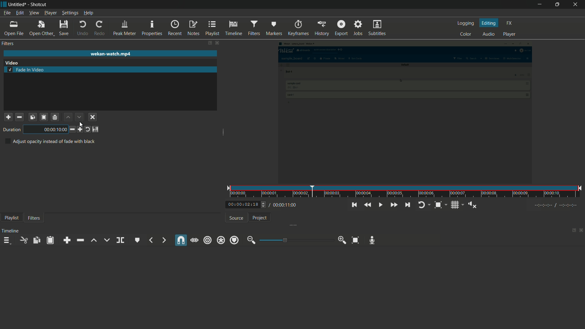 The height and width of the screenshot is (329, 585). Describe the element at coordinates (4, 5) in the screenshot. I see `app icon` at that location.